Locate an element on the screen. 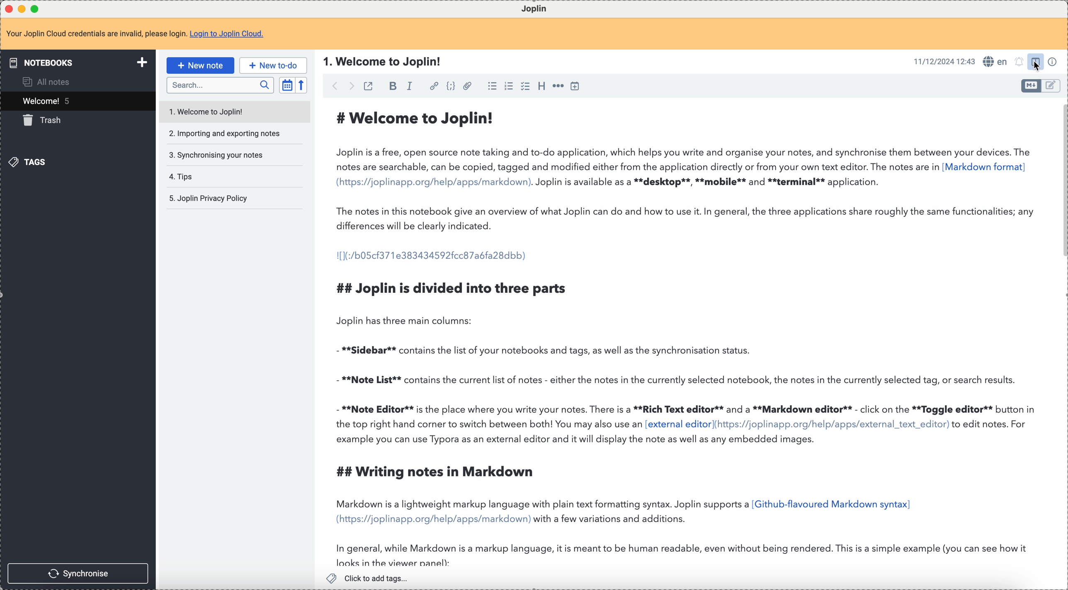  horizontal rule is located at coordinates (557, 86).